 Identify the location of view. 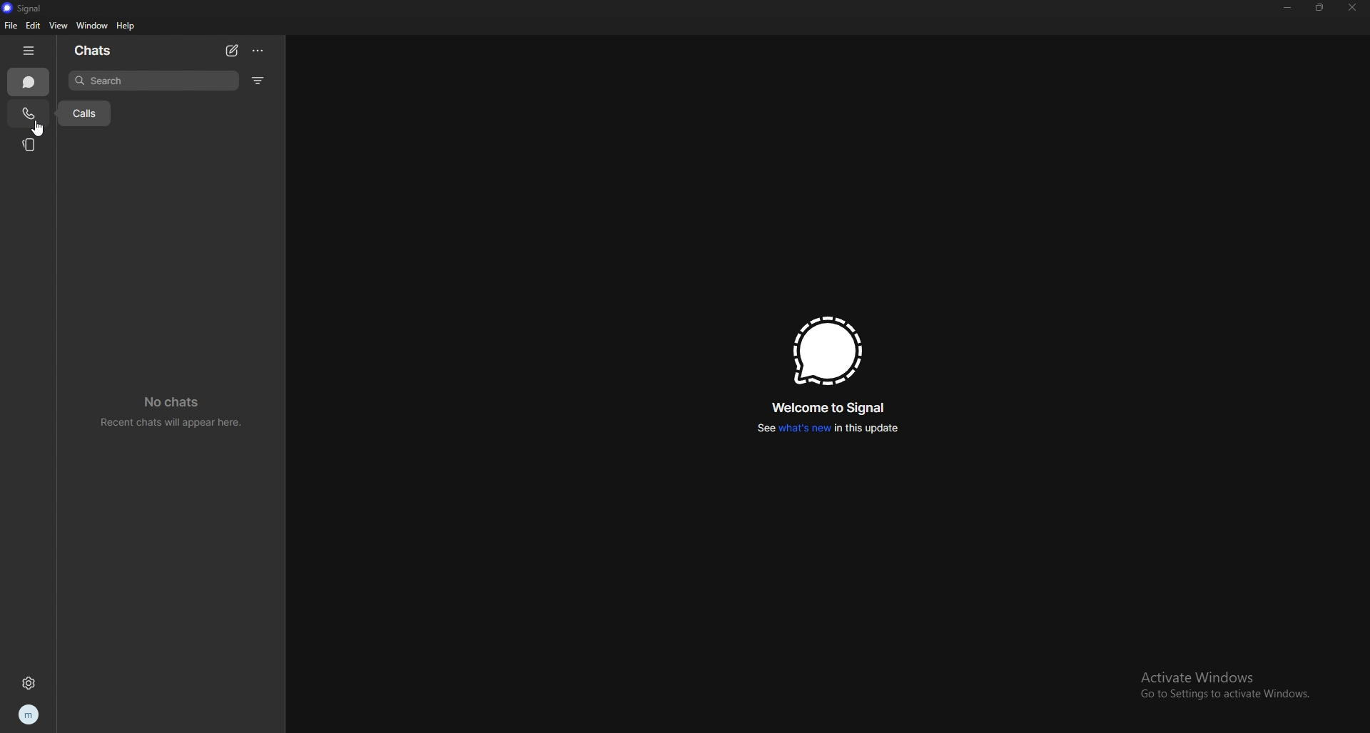
(59, 25).